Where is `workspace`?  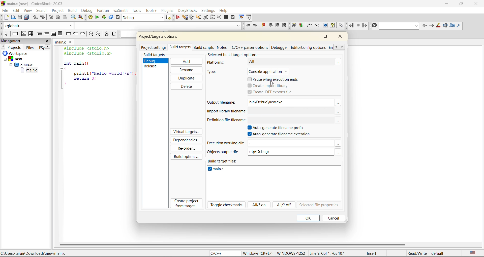
workspace is located at coordinates (16, 54).